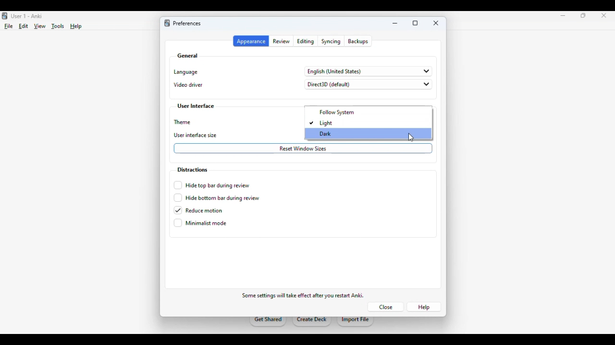 This screenshot has width=615, height=345. What do you see at coordinates (415, 23) in the screenshot?
I see `maximize` at bounding box center [415, 23].